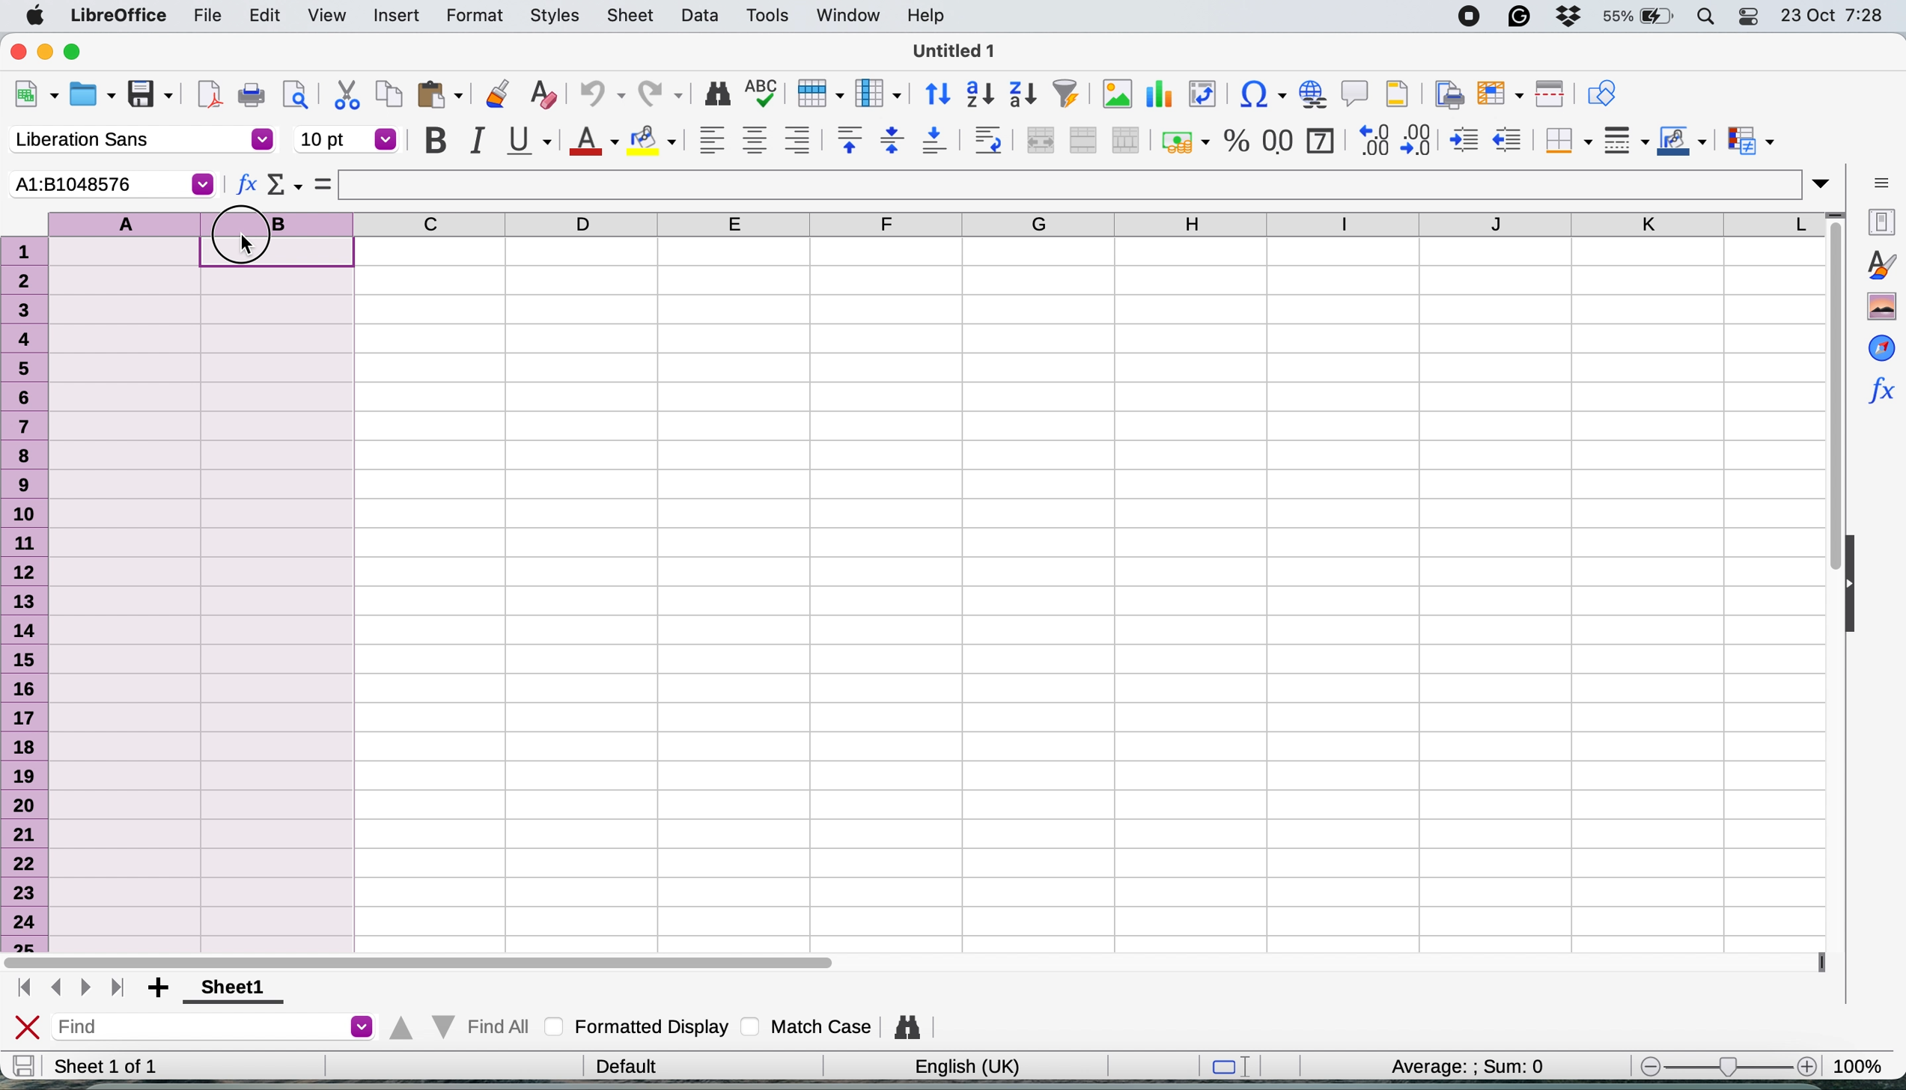 Image resolution: width=1906 pixels, height=1090 pixels. What do you see at coordinates (481, 141) in the screenshot?
I see `italic` at bounding box center [481, 141].